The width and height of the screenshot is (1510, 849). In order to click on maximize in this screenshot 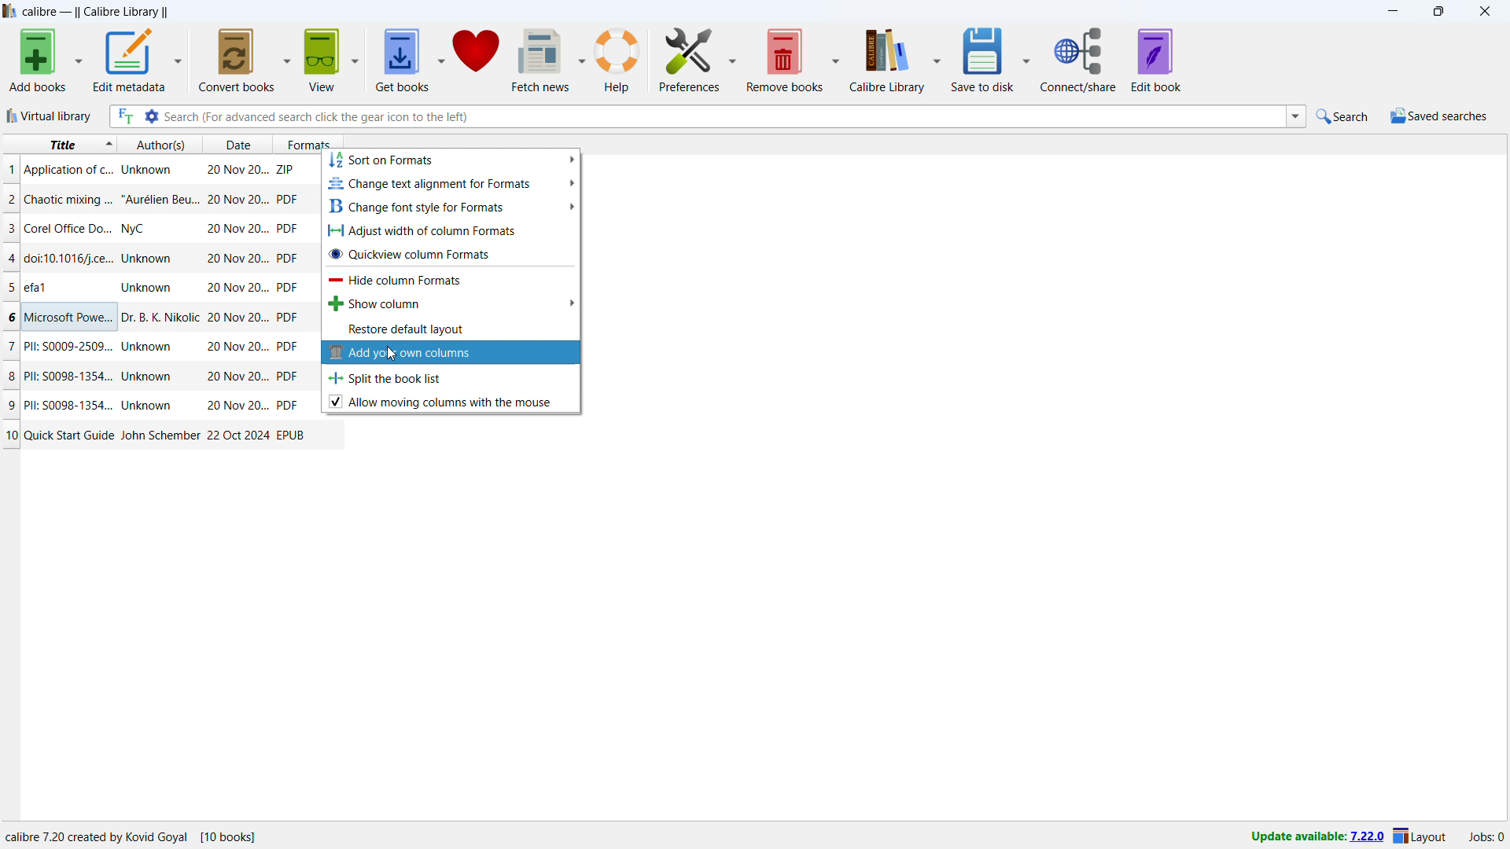, I will do `click(1438, 12)`.